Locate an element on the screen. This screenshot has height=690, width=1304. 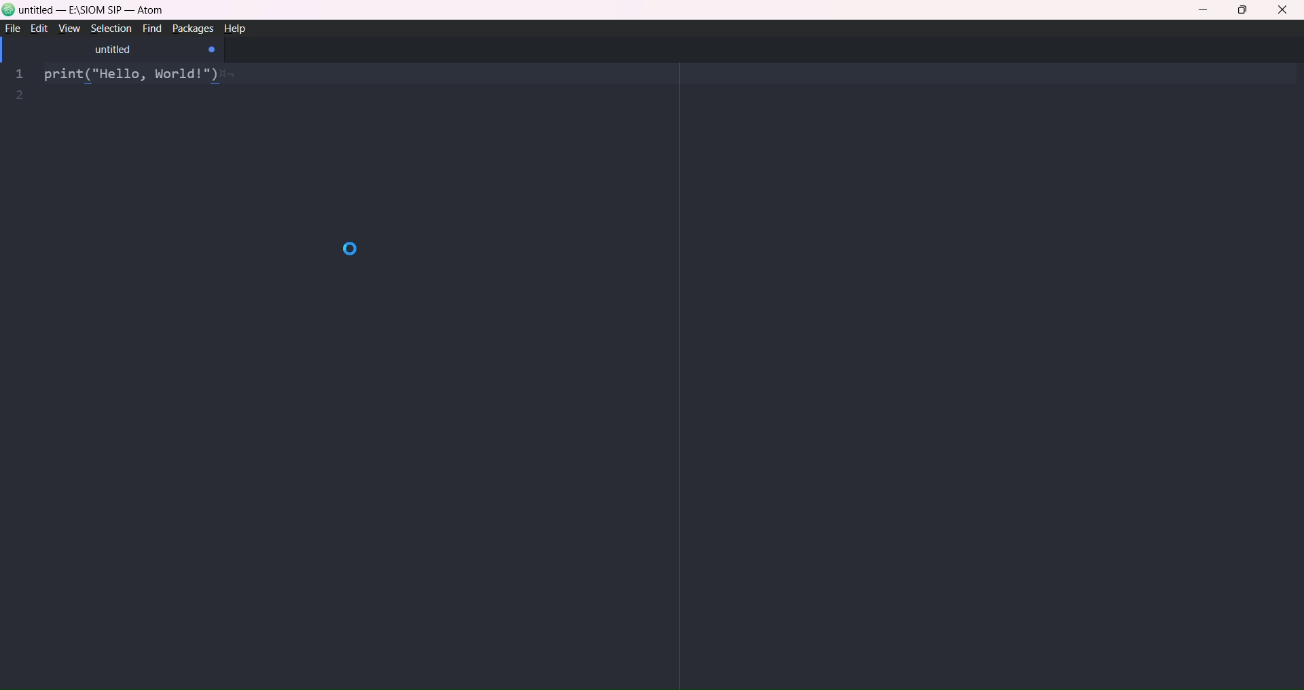
tab name is located at coordinates (110, 52).